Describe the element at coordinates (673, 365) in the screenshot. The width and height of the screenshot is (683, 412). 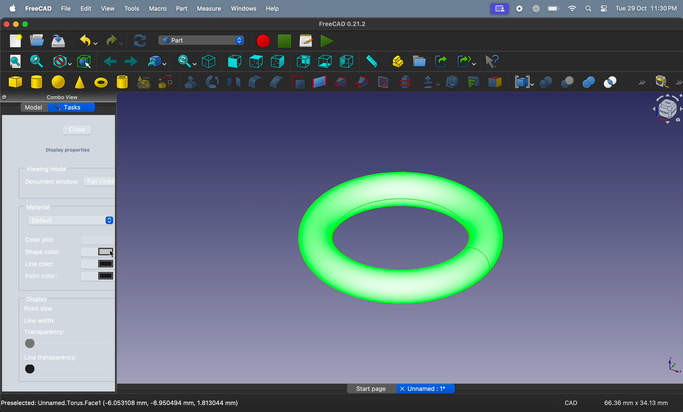
I see `axis` at that location.